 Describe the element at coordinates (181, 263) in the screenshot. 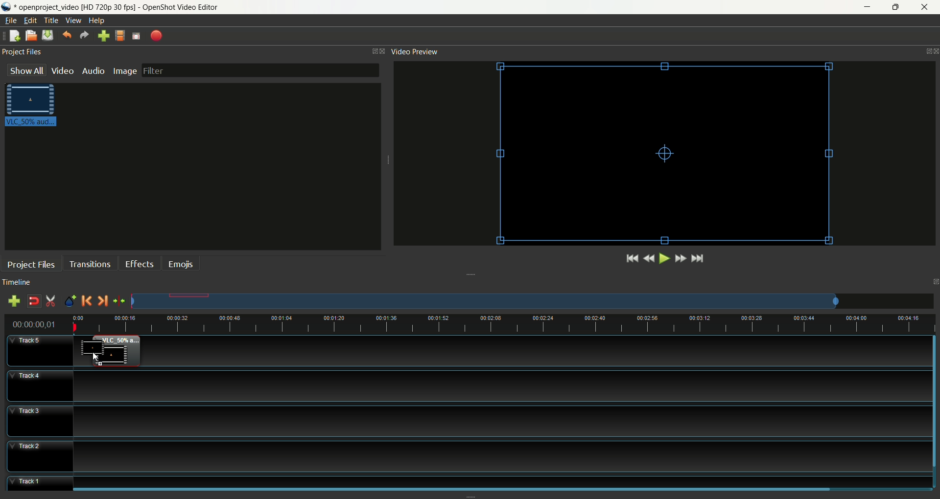

I see `emojis` at that location.